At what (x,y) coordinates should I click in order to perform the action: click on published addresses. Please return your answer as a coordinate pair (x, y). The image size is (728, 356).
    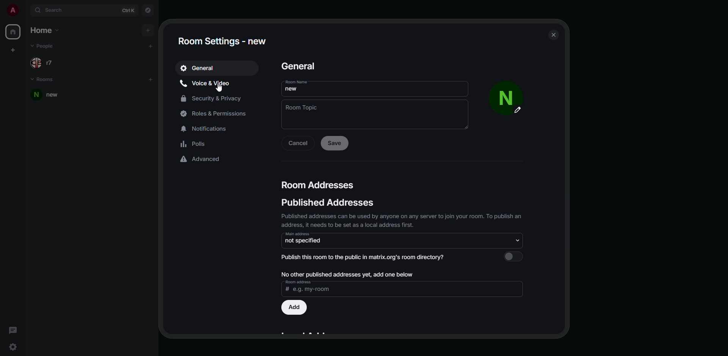
    Looking at the image, I should click on (401, 203).